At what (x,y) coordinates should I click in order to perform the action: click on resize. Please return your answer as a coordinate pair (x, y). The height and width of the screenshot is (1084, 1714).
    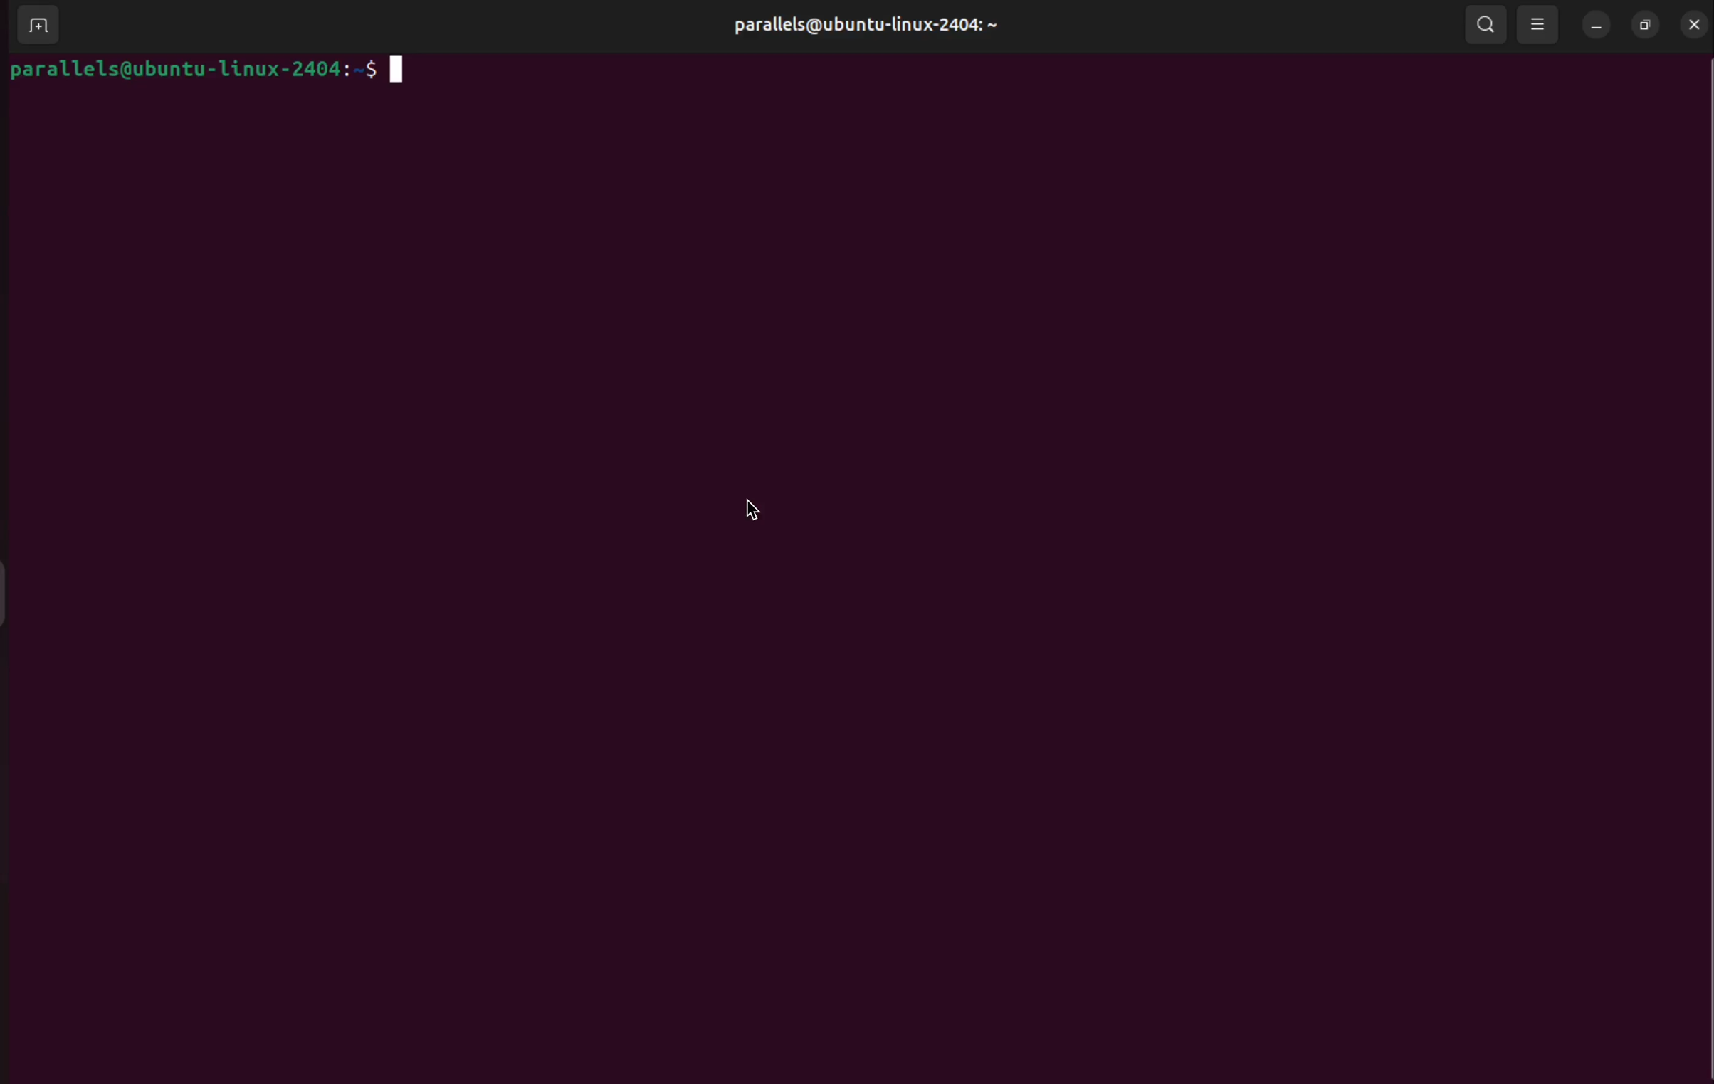
    Looking at the image, I should click on (1645, 24).